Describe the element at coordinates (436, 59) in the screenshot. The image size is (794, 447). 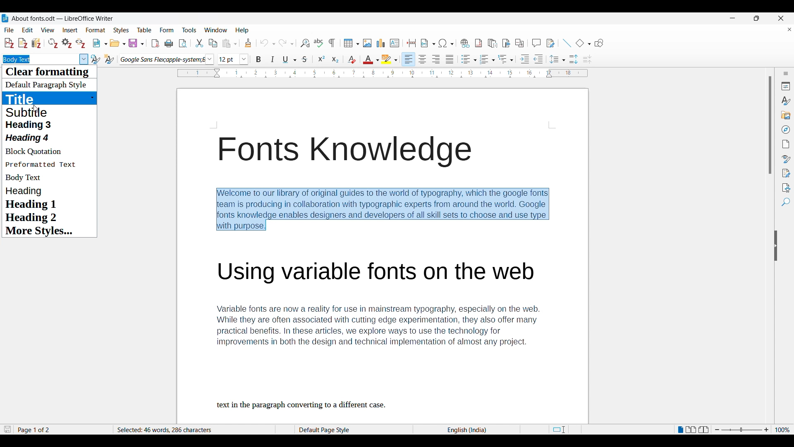
I see `Right alignment` at that location.